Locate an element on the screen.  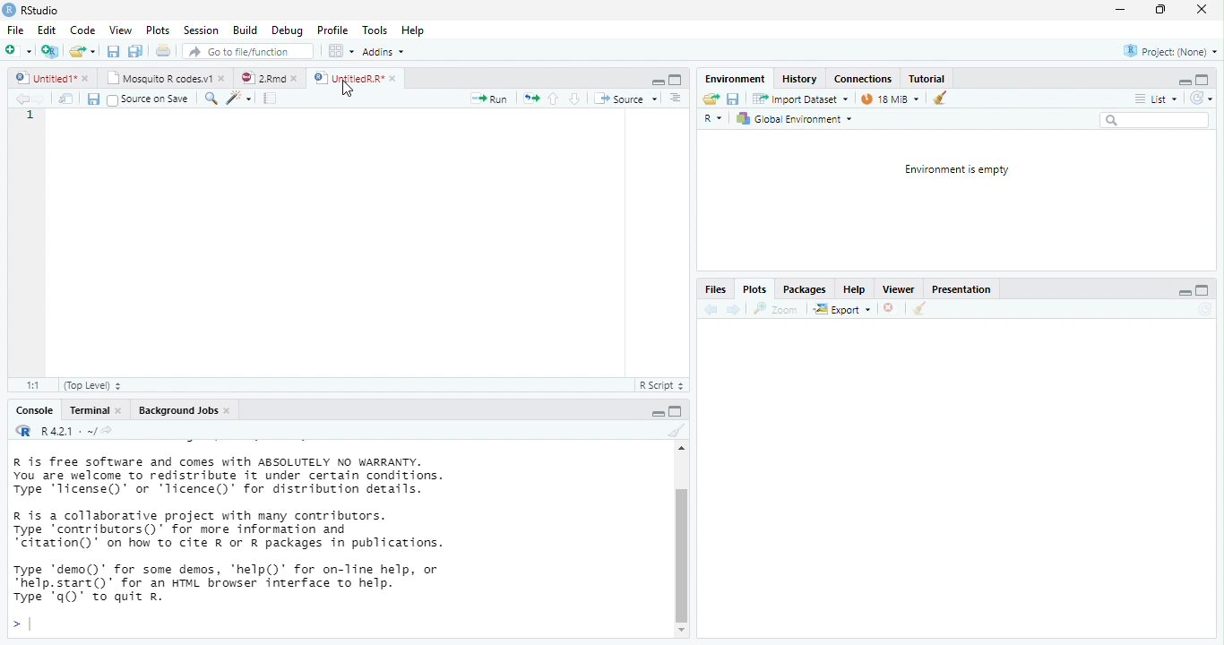
close is located at coordinates (297, 79).